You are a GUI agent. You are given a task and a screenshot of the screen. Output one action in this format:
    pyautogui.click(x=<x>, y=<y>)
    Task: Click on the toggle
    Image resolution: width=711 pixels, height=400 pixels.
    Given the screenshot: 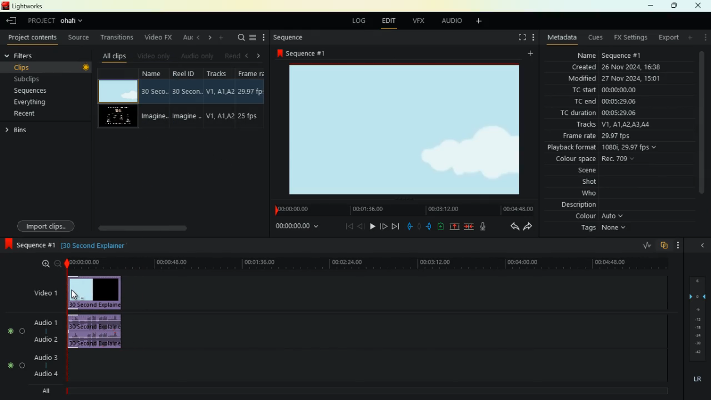 What is the action you would take?
    pyautogui.click(x=9, y=364)
    